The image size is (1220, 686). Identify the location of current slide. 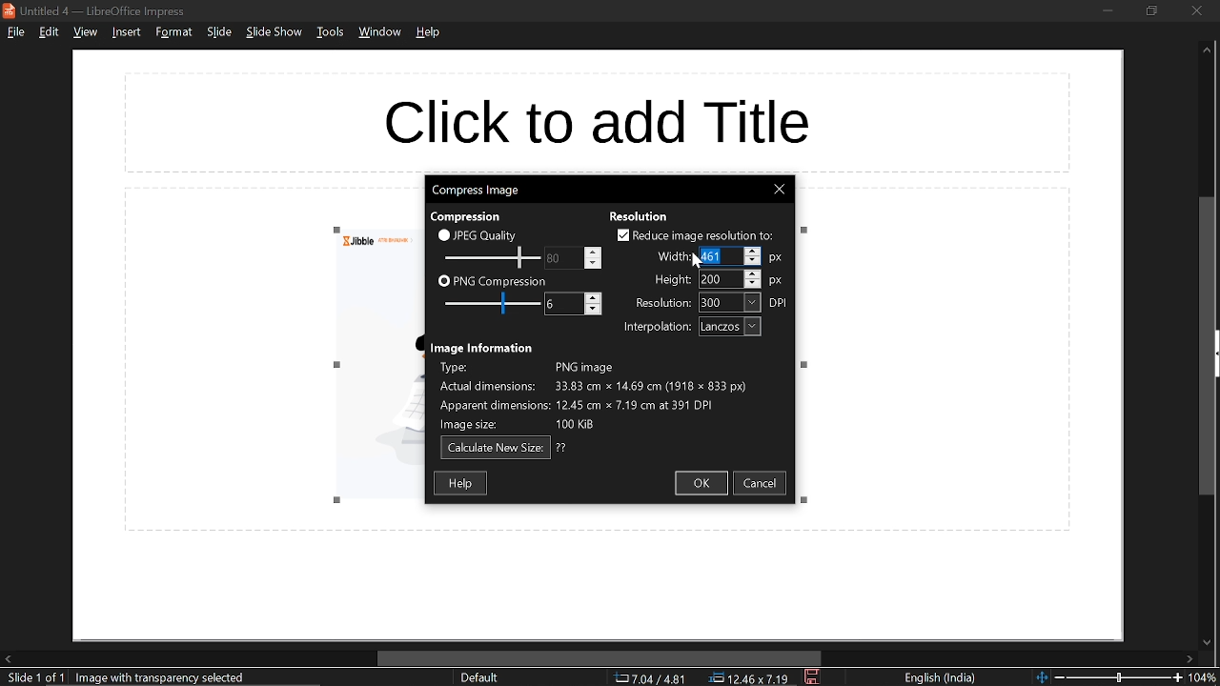
(31, 678).